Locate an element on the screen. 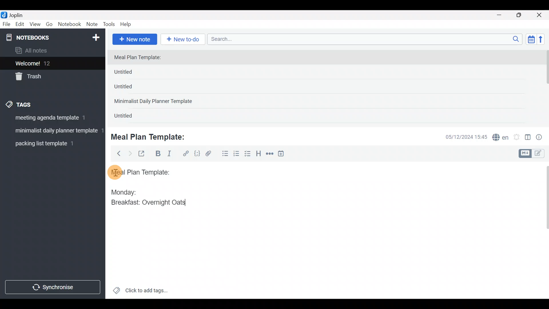  Hyperlink is located at coordinates (186, 154).